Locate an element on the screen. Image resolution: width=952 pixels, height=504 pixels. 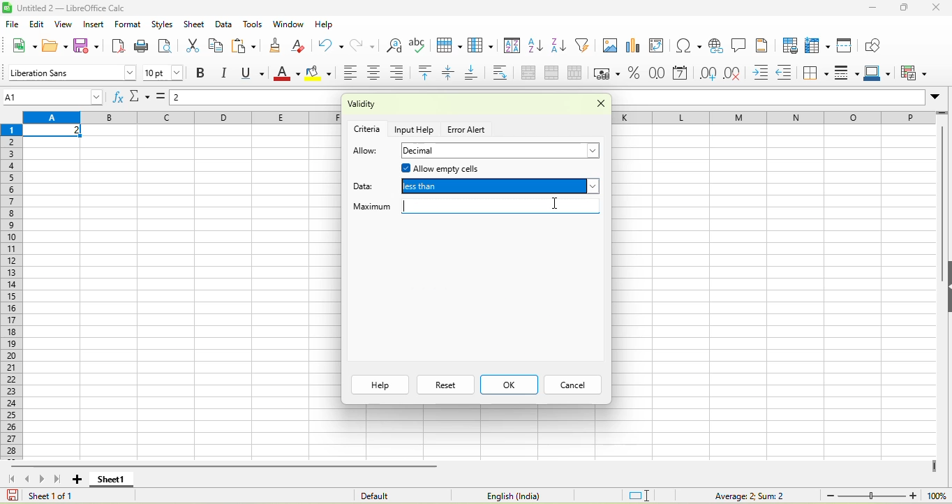
standard selection is located at coordinates (640, 494).